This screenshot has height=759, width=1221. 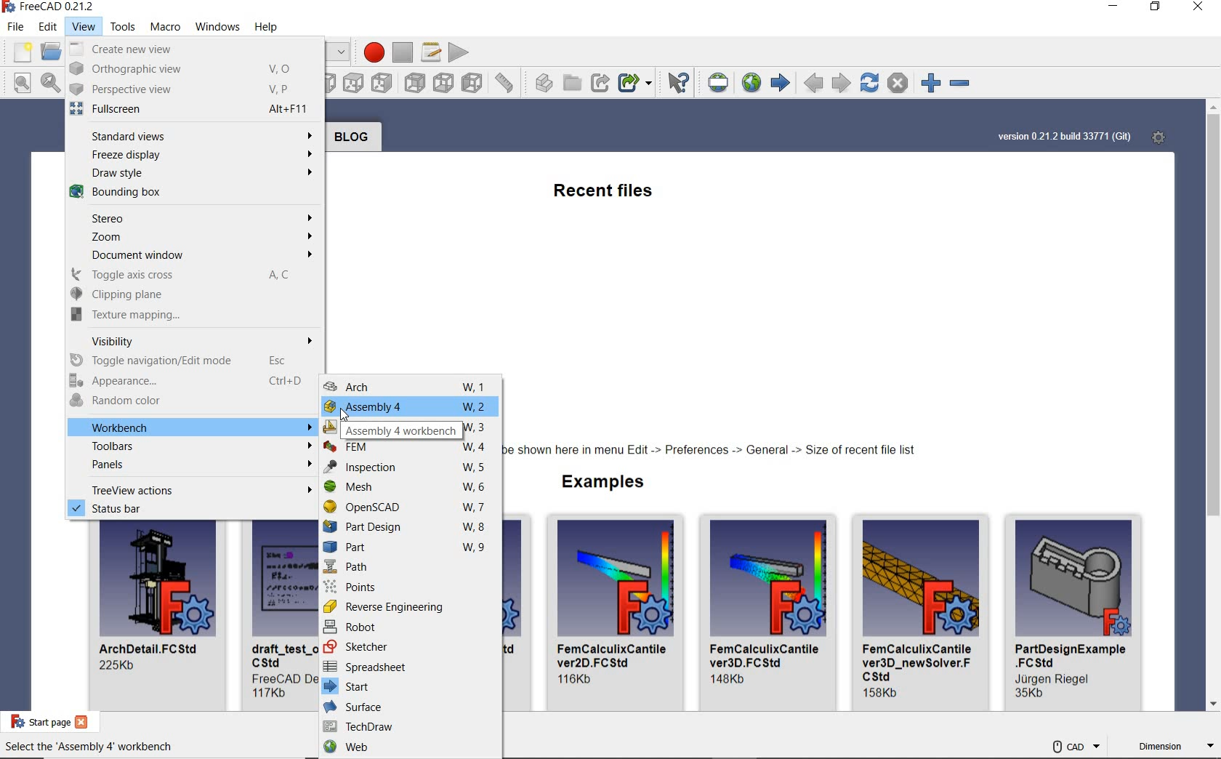 What do you see at coordinates (192, 401) in the screenshot?
I see `random color` at bounding box center [192, 401].